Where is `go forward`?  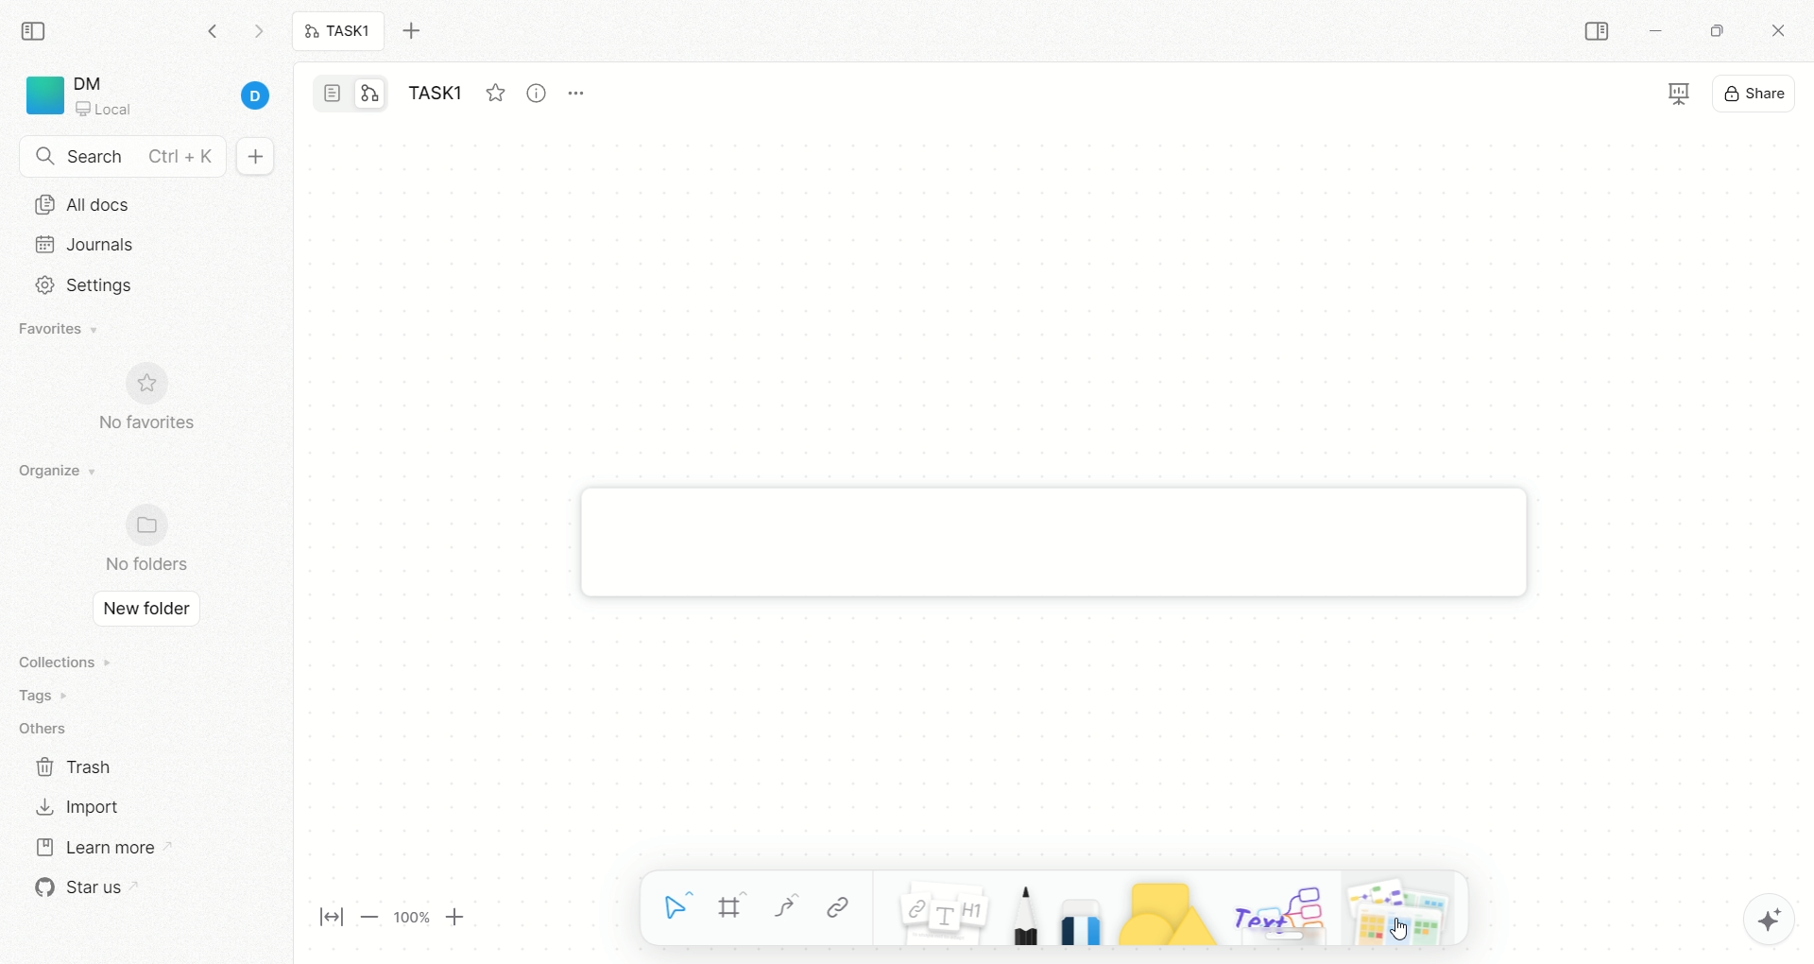
go forward is located at coordinates (258, 36).